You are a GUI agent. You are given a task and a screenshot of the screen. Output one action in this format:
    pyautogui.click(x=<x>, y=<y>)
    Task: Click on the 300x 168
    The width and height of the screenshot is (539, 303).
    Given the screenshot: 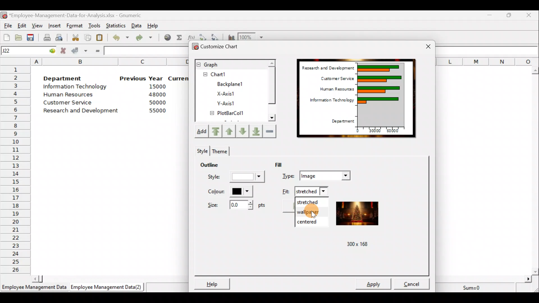 What is the action you would take?
    pyautogui.click(x=354, y=245)
    